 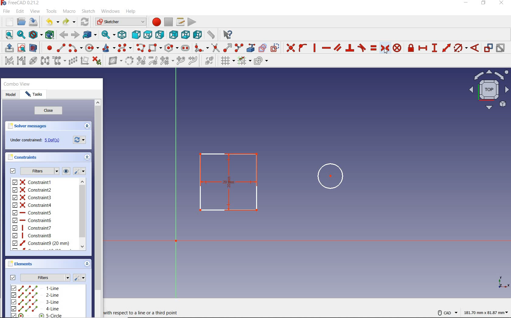 I want to click on 4-LINE, so click(x=35, y=309).